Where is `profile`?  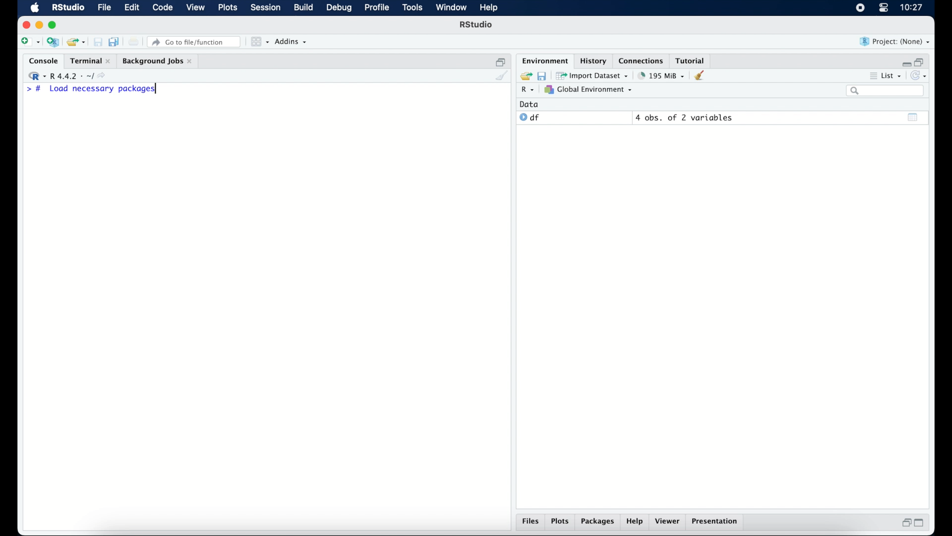
profile is located at coordinates (377, 8).